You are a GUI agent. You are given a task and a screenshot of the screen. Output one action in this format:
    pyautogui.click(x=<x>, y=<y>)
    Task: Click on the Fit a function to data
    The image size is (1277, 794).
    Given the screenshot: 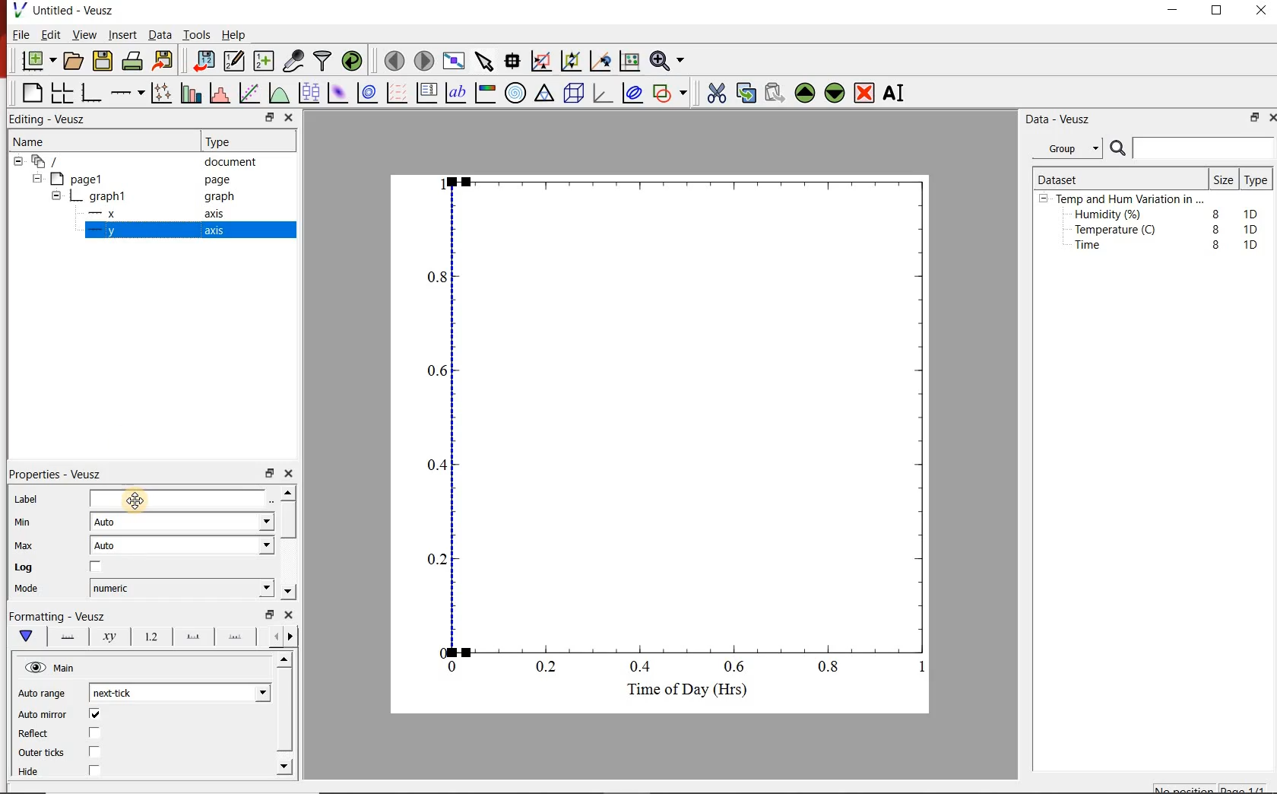 What is the action you would take?
    pyautogui.click(x=250, y=92)
    